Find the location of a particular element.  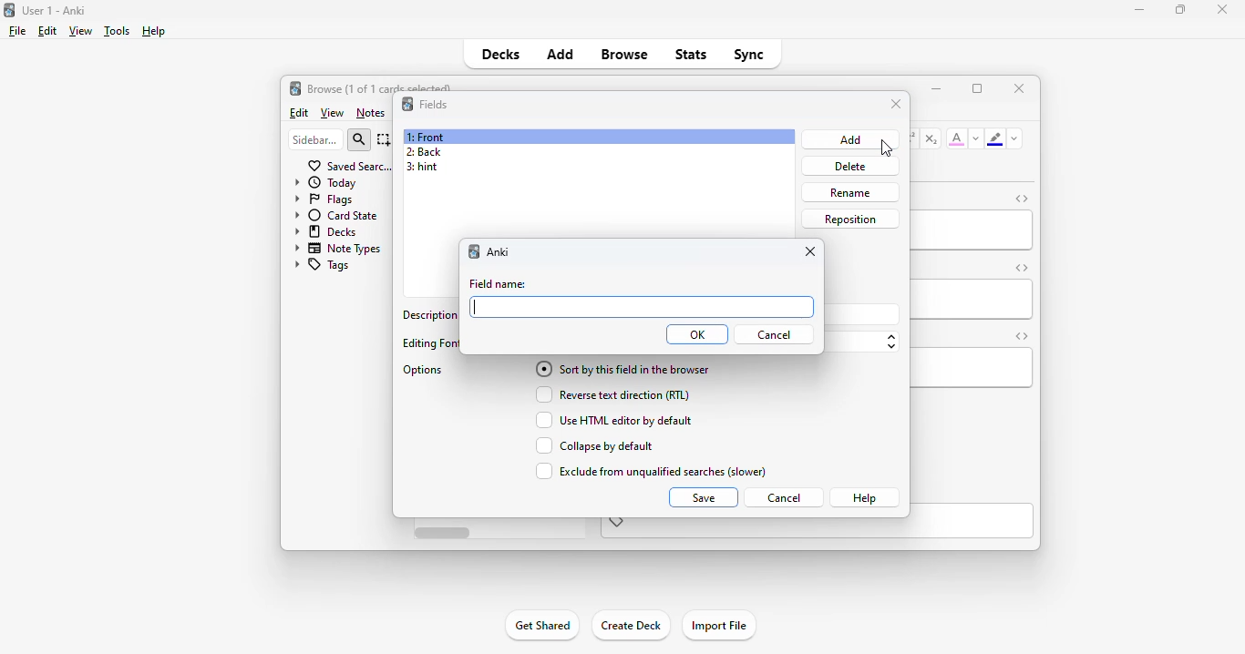

rename is located at coordinates (849, 192).